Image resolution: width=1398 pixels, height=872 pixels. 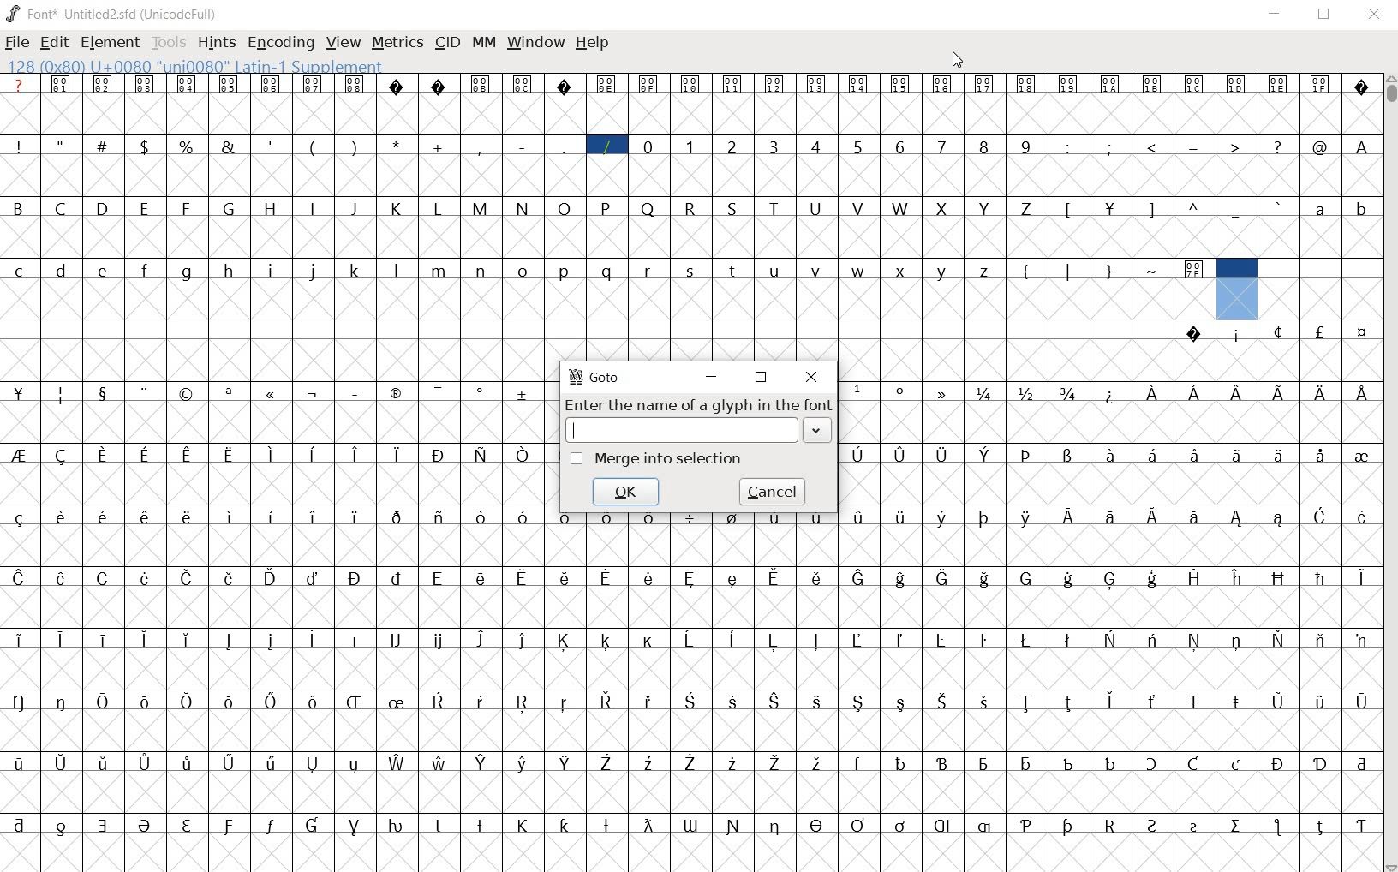 I want to click on Symbol, so click(x=1237, y=391).